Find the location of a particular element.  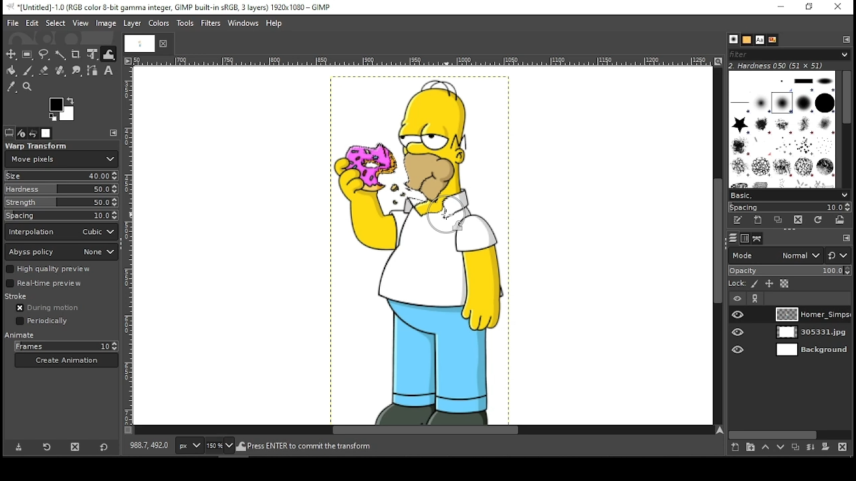

select is located at coordinates (56, 23).